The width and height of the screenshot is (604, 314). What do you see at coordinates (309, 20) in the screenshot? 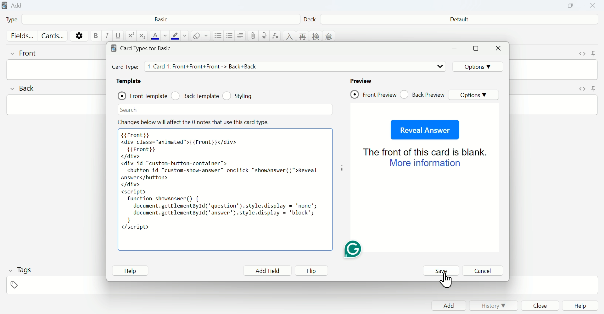
I see `Deck` at bounding box center [309, 20].